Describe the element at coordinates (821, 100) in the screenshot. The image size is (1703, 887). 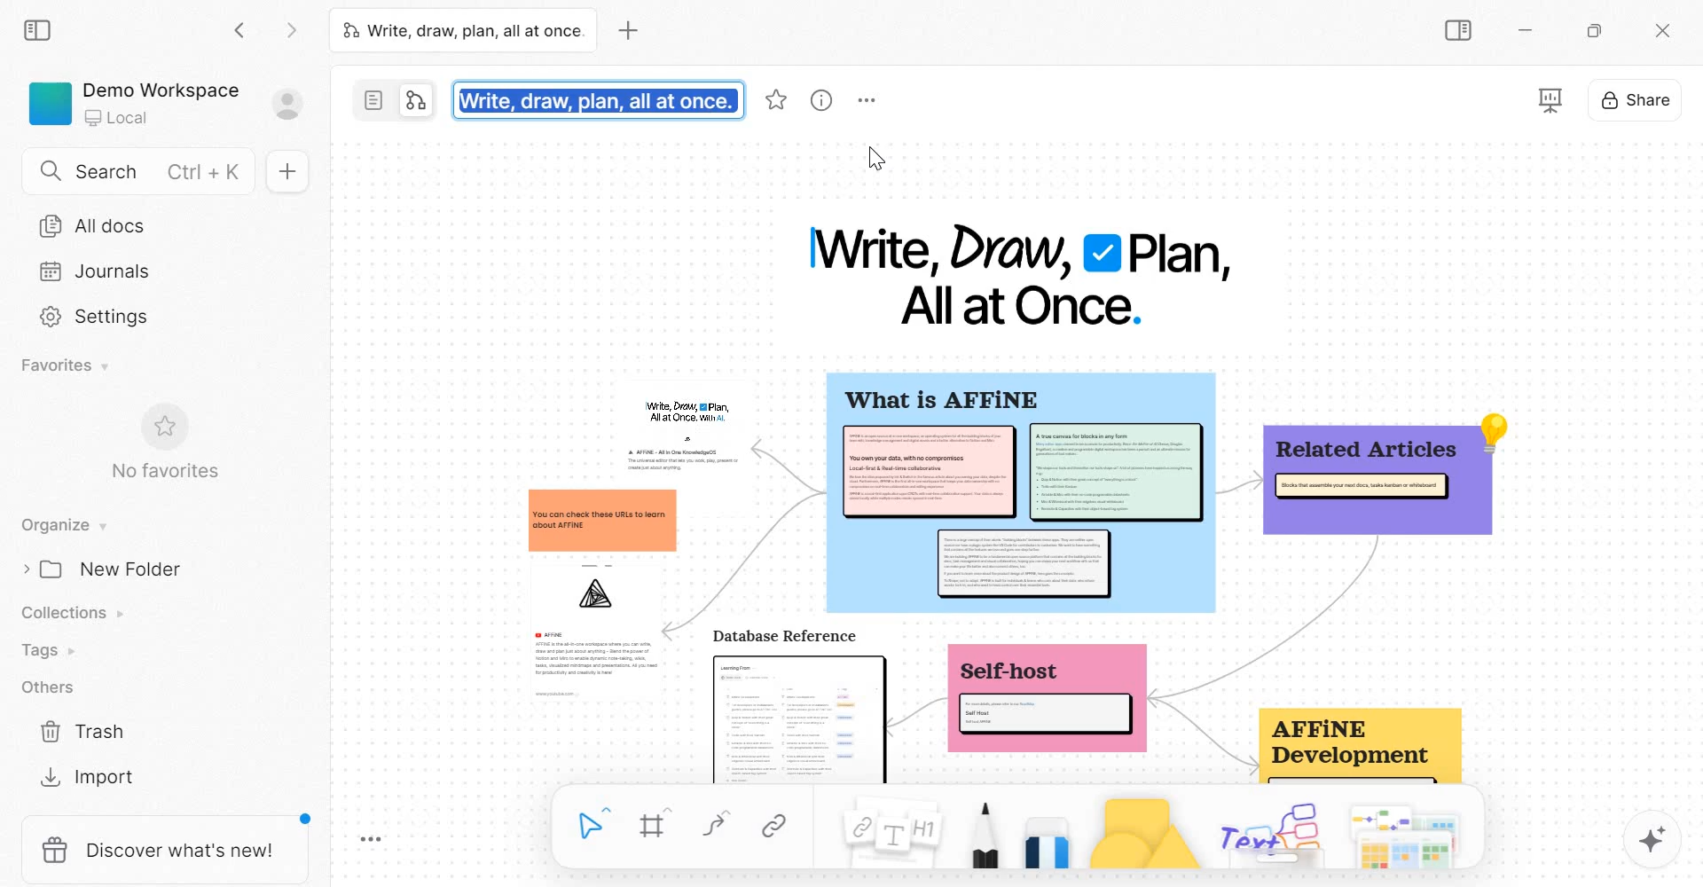
I see `view information` at that location.